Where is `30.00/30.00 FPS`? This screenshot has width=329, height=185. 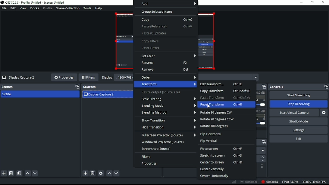
30.00/30.00 FPS is located at coordinates (315, 182).